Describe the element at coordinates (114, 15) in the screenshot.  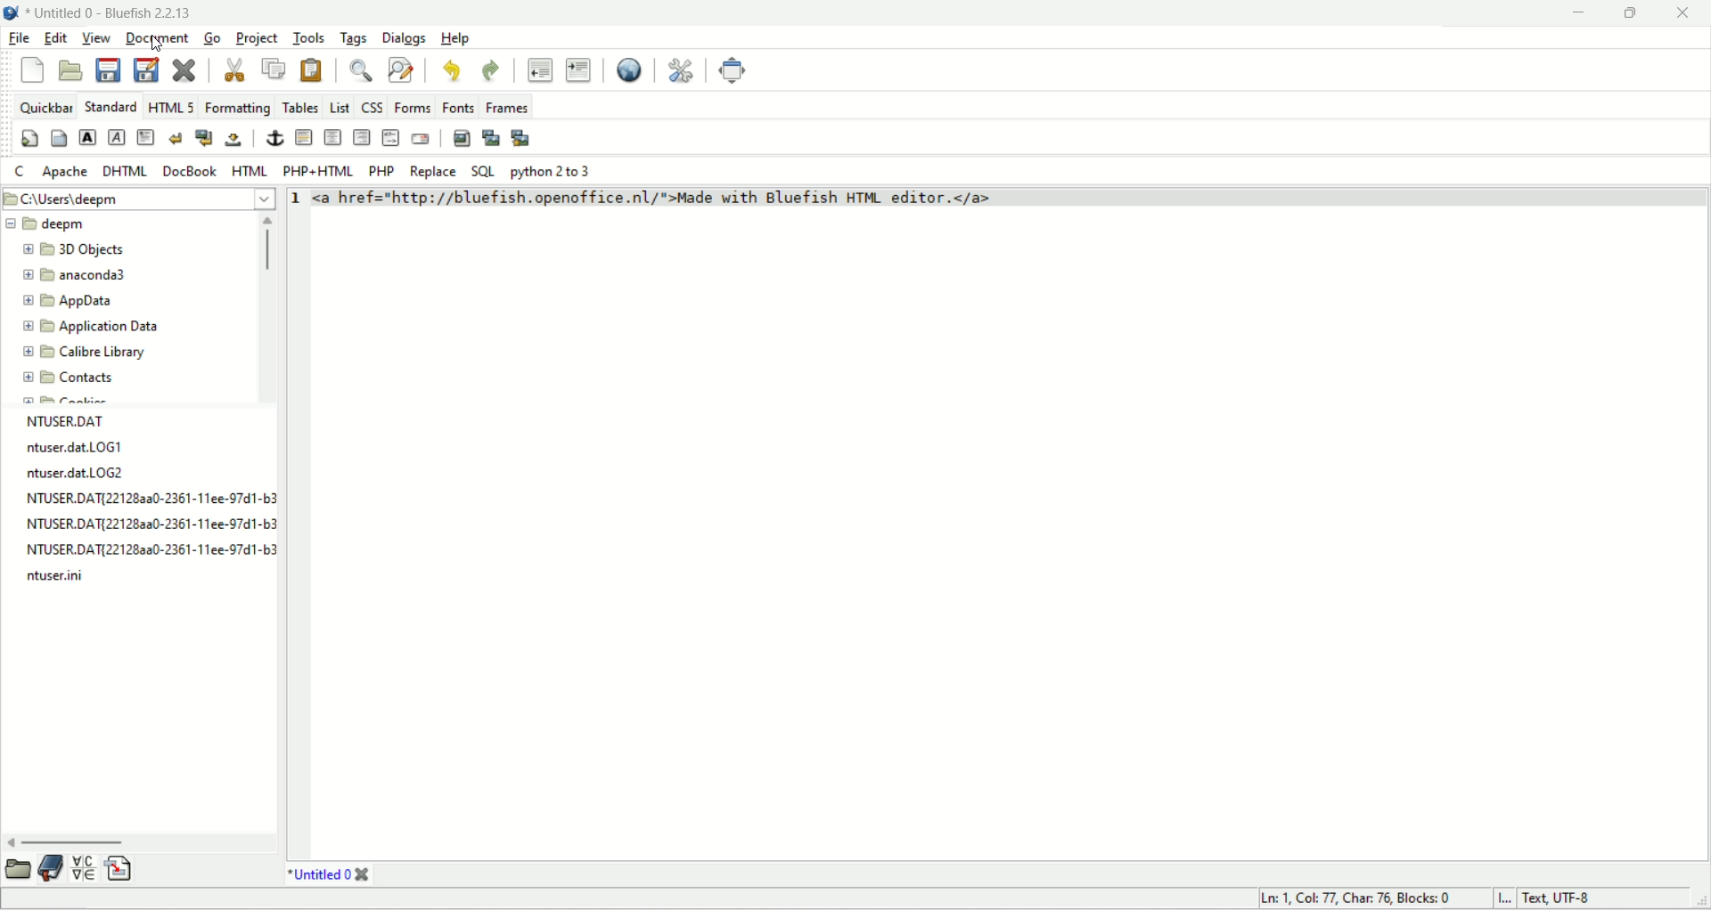
I see `title` at that location.